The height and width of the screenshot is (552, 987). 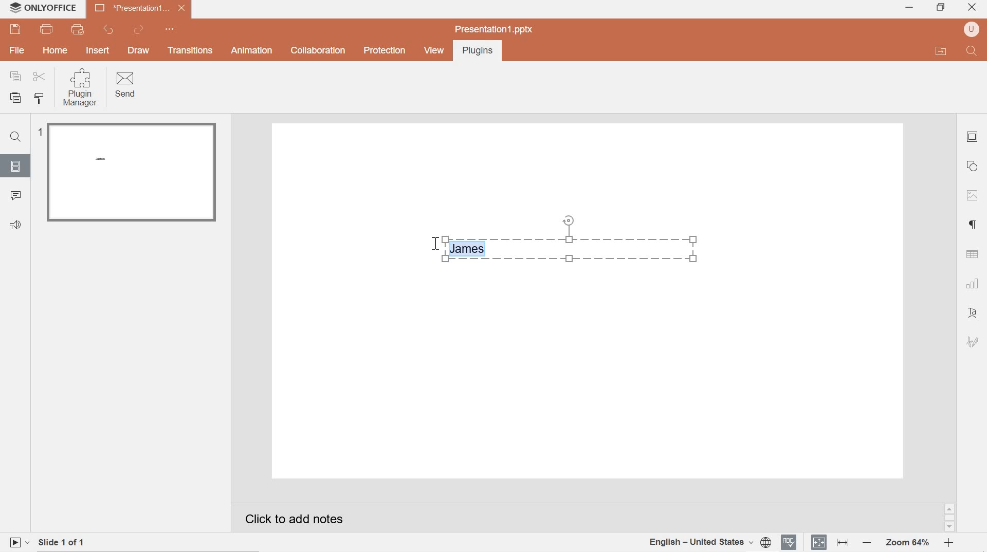 I want to click on Plugin Manager, so click(x=82, y=88).